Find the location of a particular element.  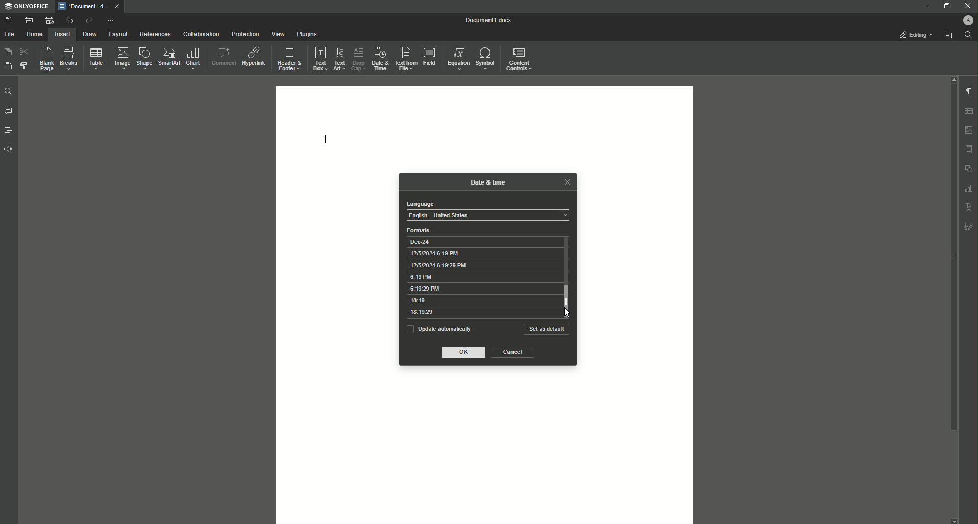

Cursor is located at coordinates (566, 312).